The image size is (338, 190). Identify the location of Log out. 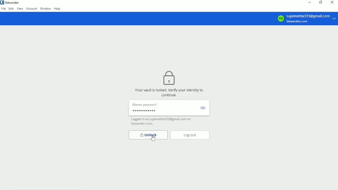
(190, 135).